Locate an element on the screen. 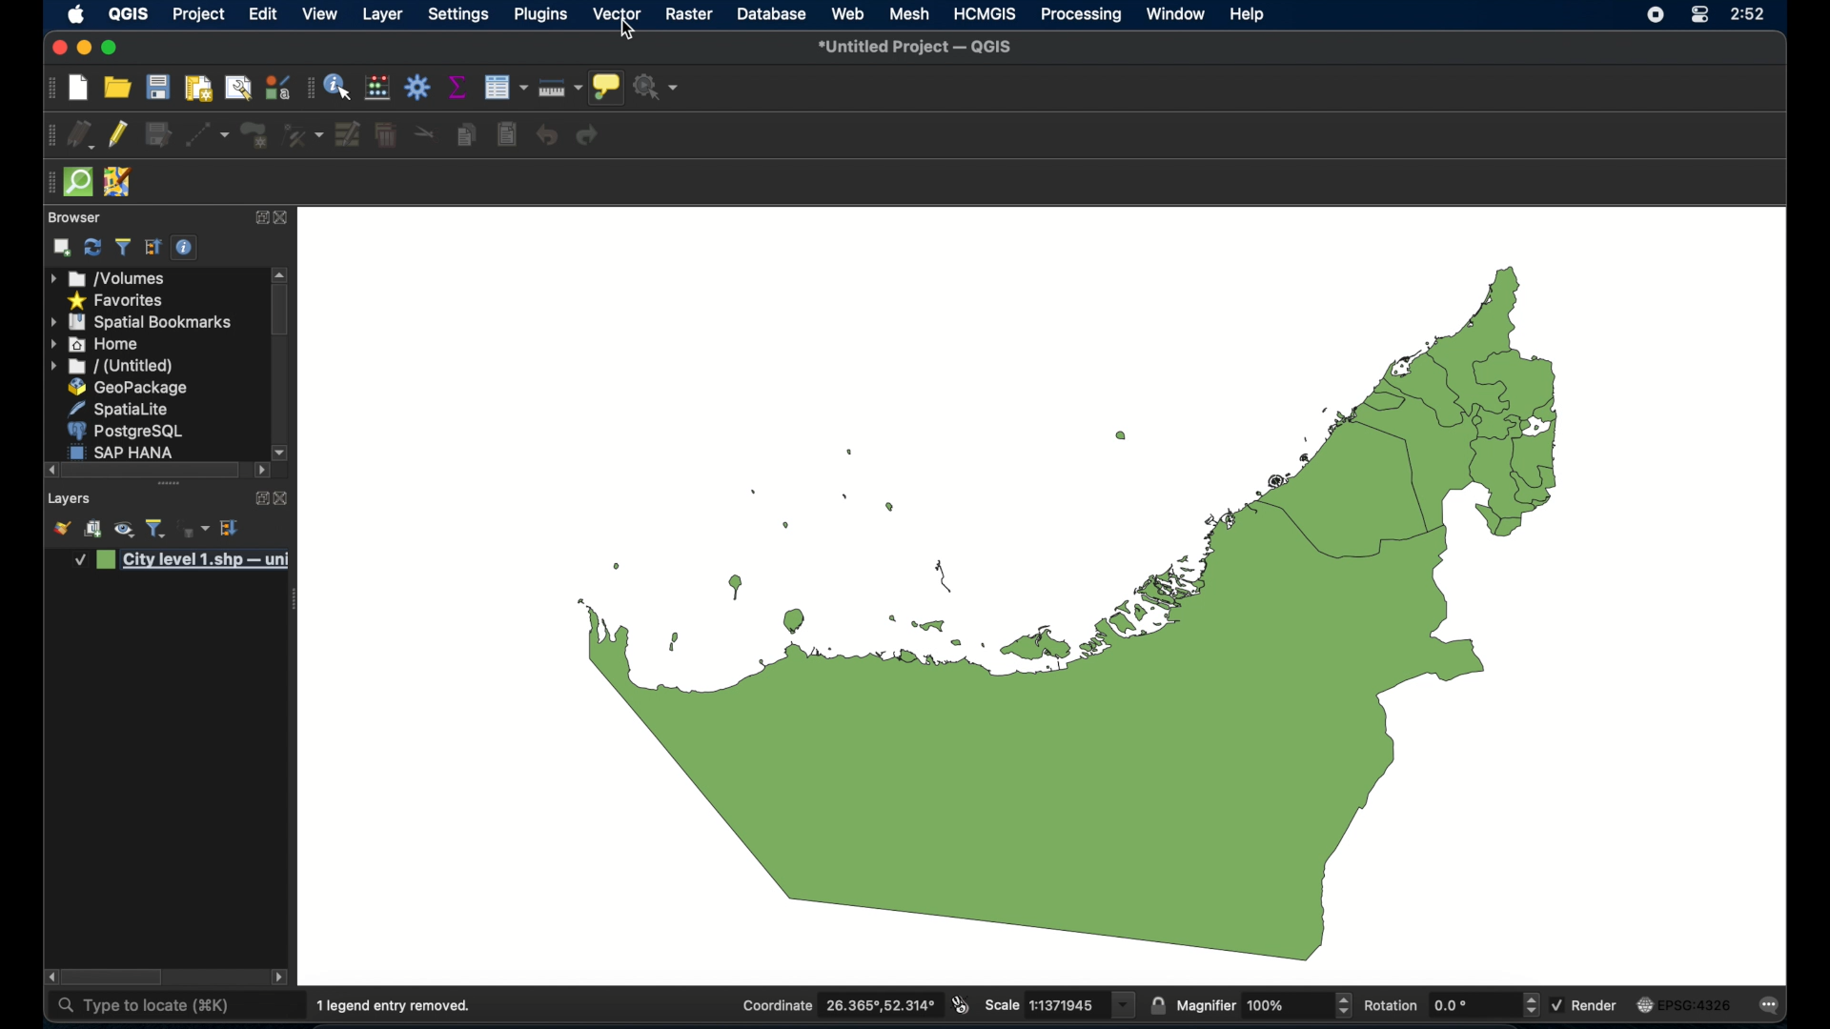  expand is located at coordinates (256, 496).